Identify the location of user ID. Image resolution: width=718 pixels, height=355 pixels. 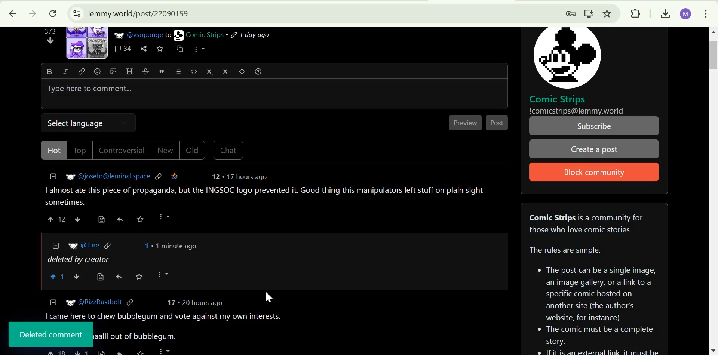
(91, 245).